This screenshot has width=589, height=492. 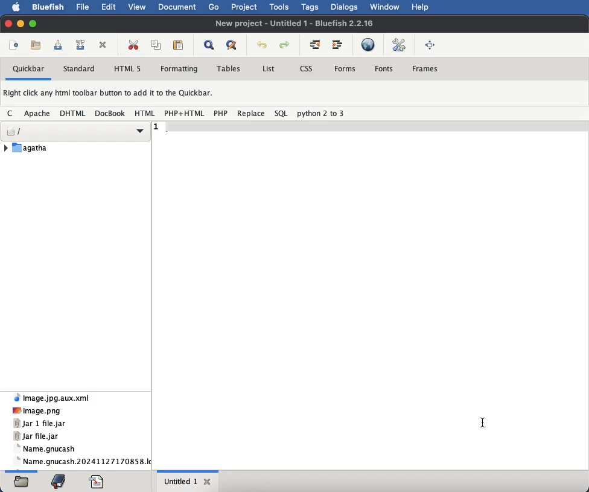 I want to click on fonts, so click(x=385, y=69).